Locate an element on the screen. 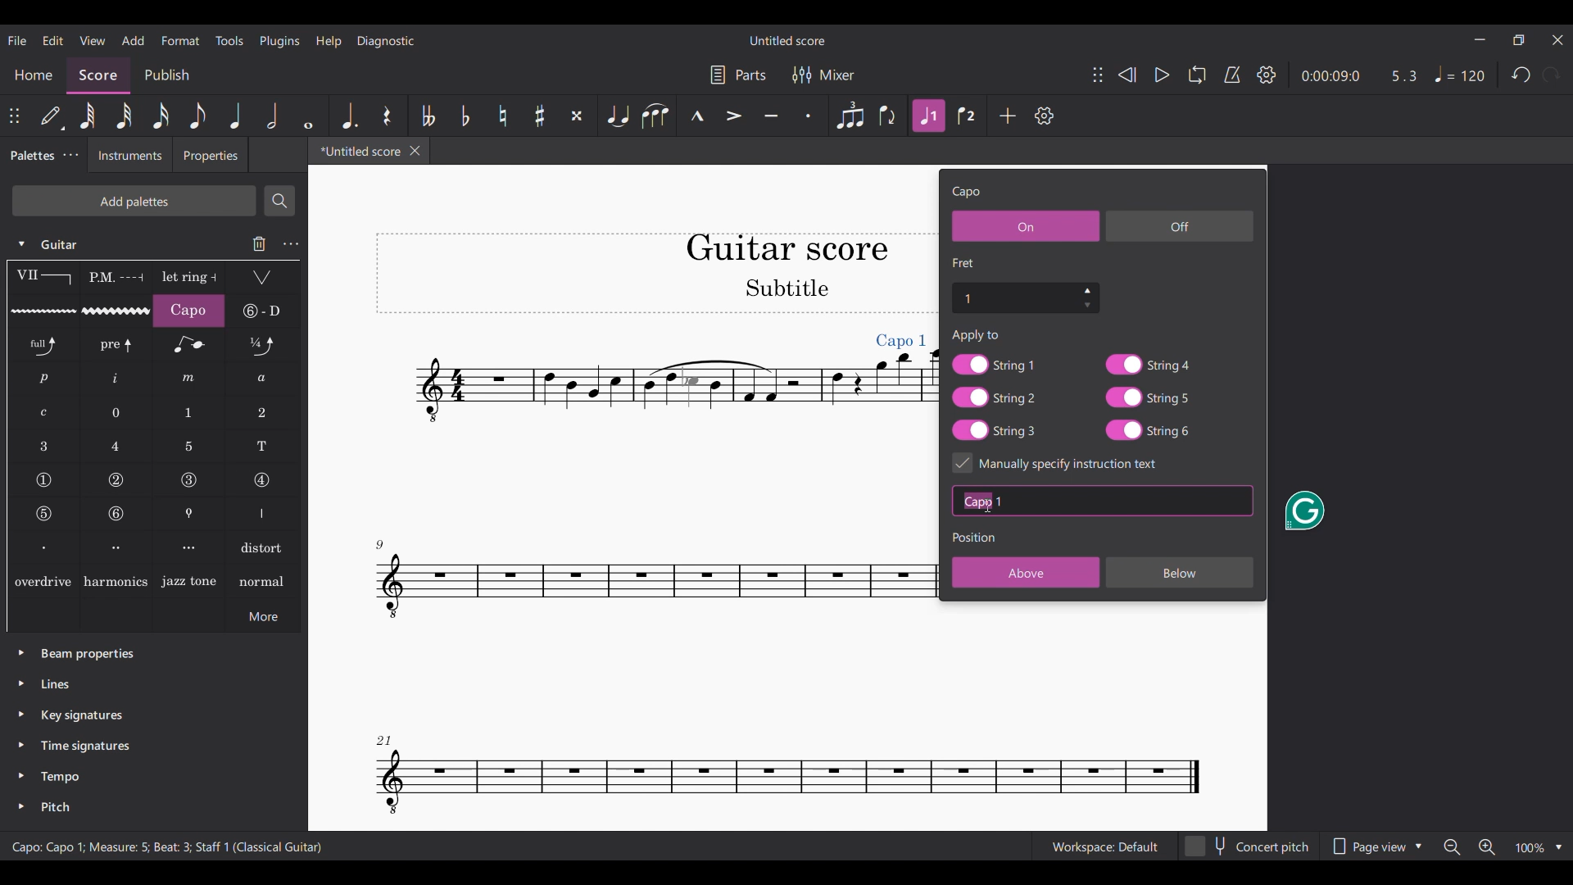 The width and height of the screenshot is (1573, 885). Current duration is located at coordinates (1330, 75).